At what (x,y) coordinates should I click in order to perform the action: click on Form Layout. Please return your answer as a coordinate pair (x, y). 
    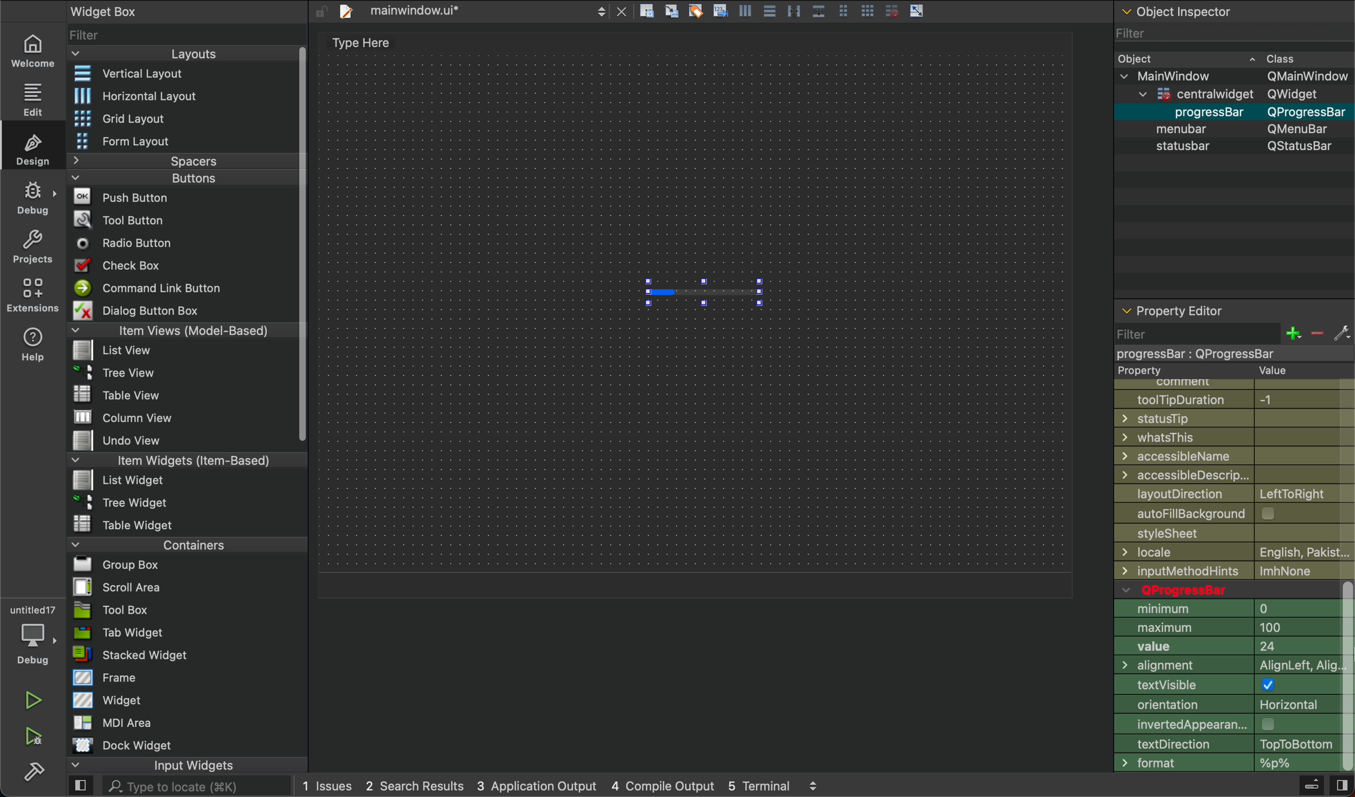
    Looking at the image, I should click on (136, 141).